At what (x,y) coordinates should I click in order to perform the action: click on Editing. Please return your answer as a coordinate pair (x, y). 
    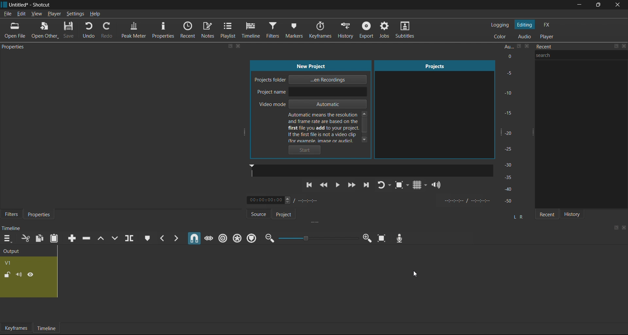
    Looking at the image, I should click on (525, 25).